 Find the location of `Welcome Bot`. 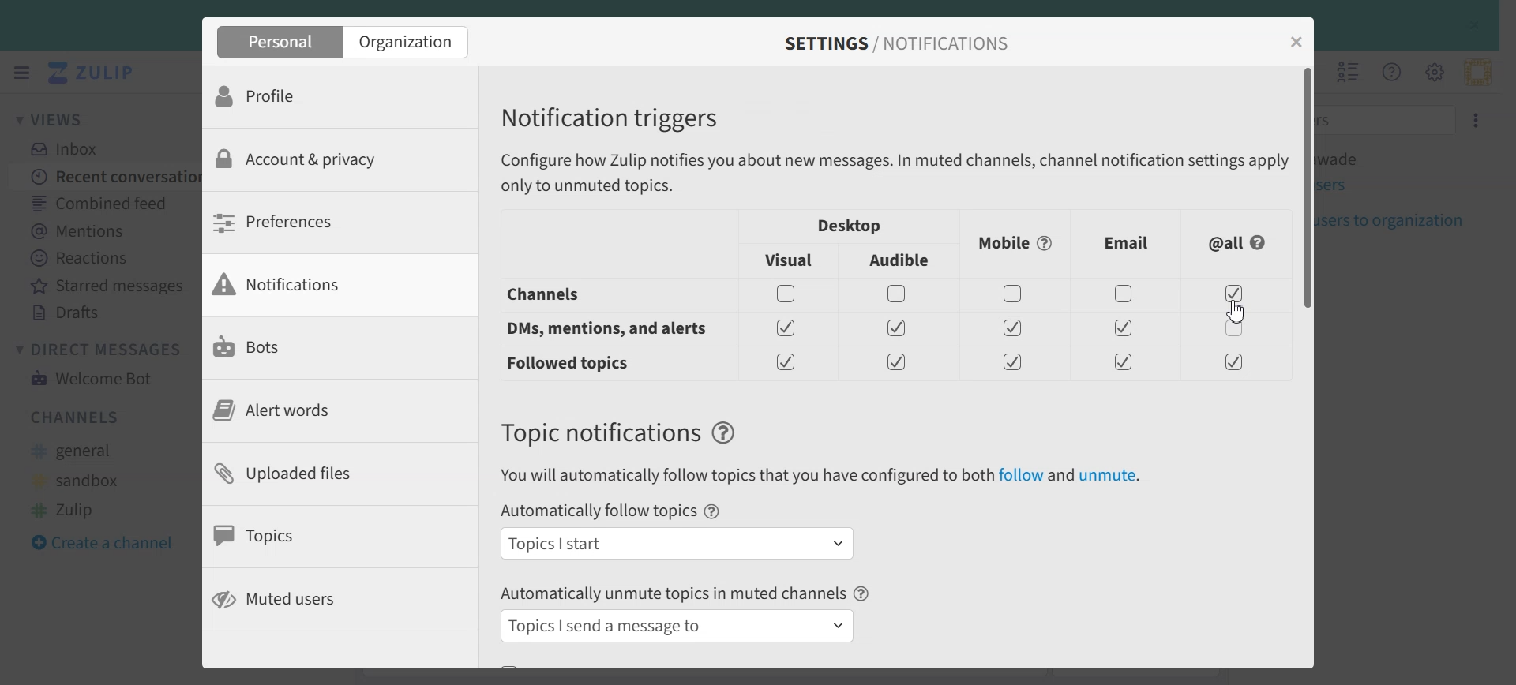

Welcome Bot is located at coordinates (92, 376).